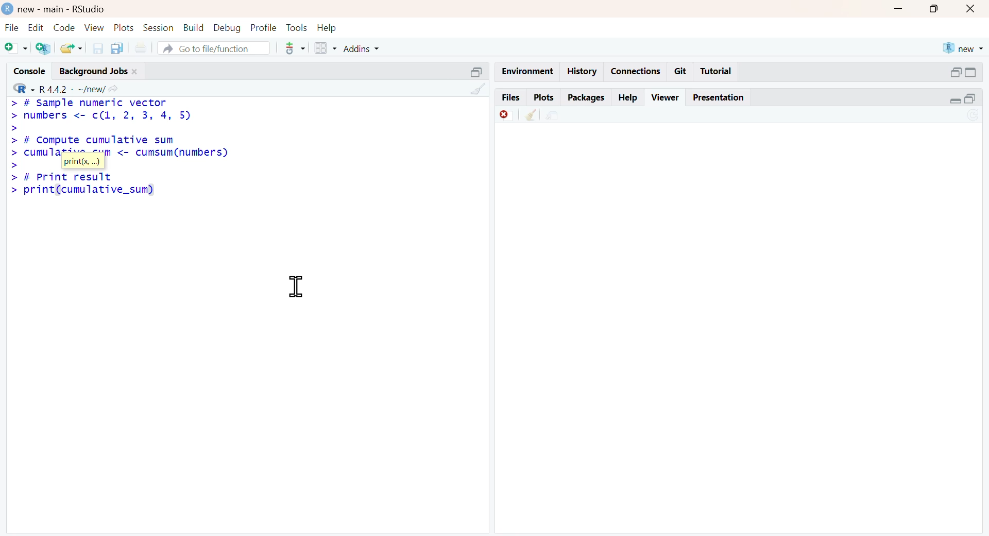  I want to click on open in separate window, so click(954, 72).